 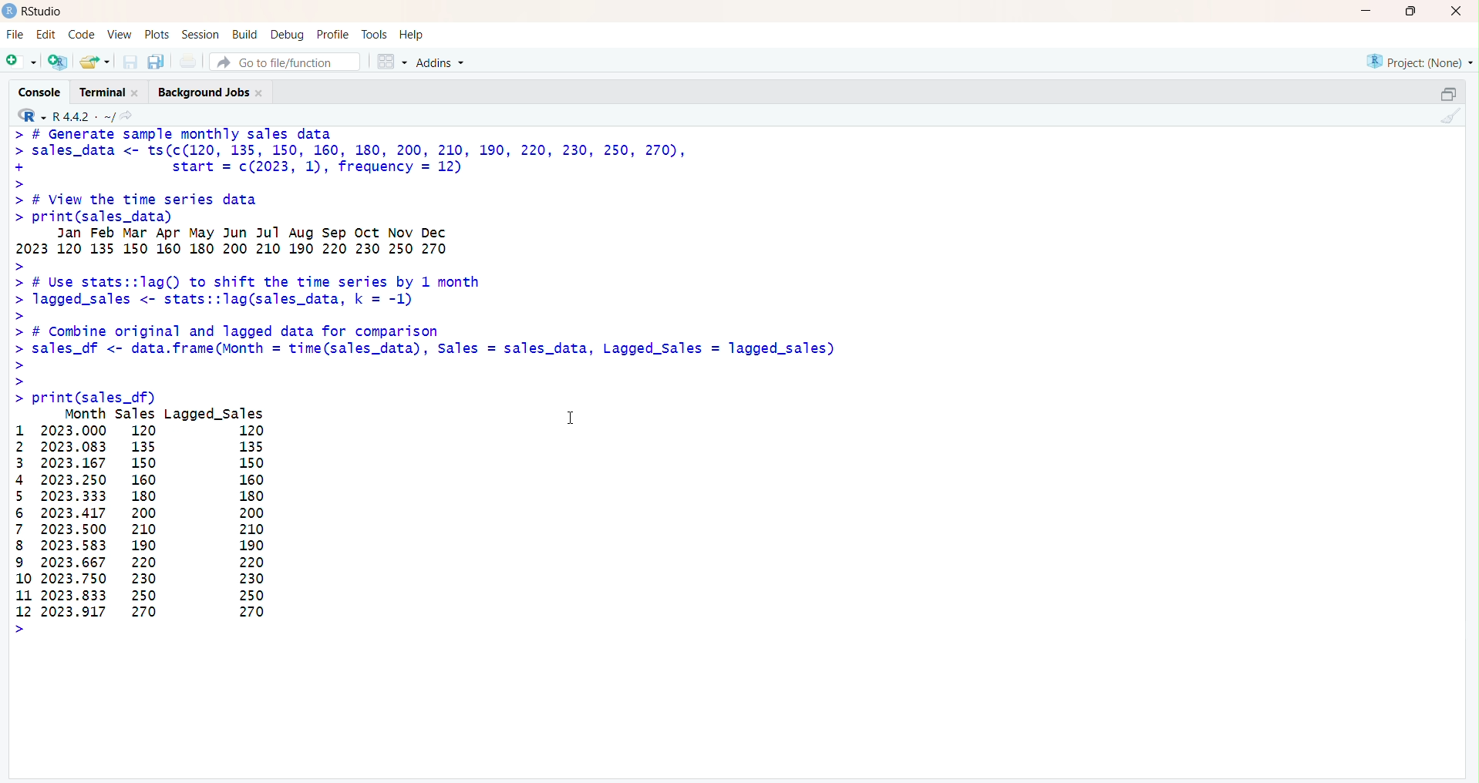 What do you see at coordinates (1417, 60) in the screenshot?
I see `project (none)` at bounding box center [1417, 60].